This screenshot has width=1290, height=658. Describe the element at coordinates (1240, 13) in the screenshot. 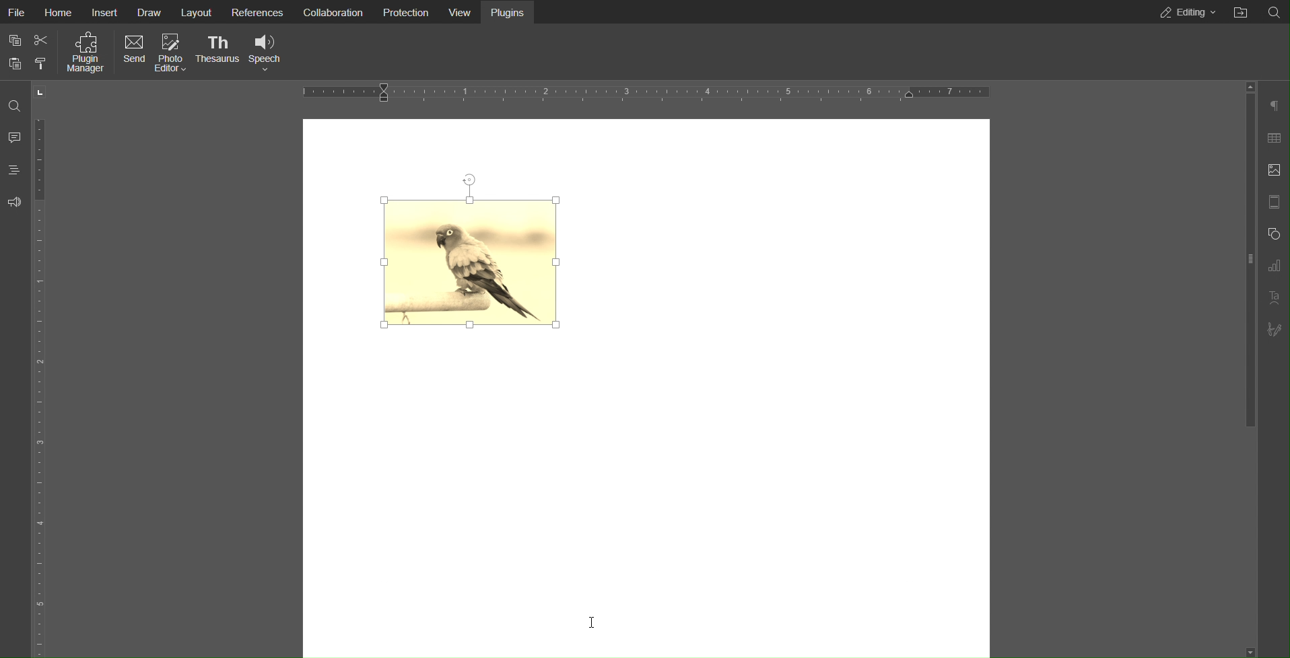

I see `Open File Location` at that location.